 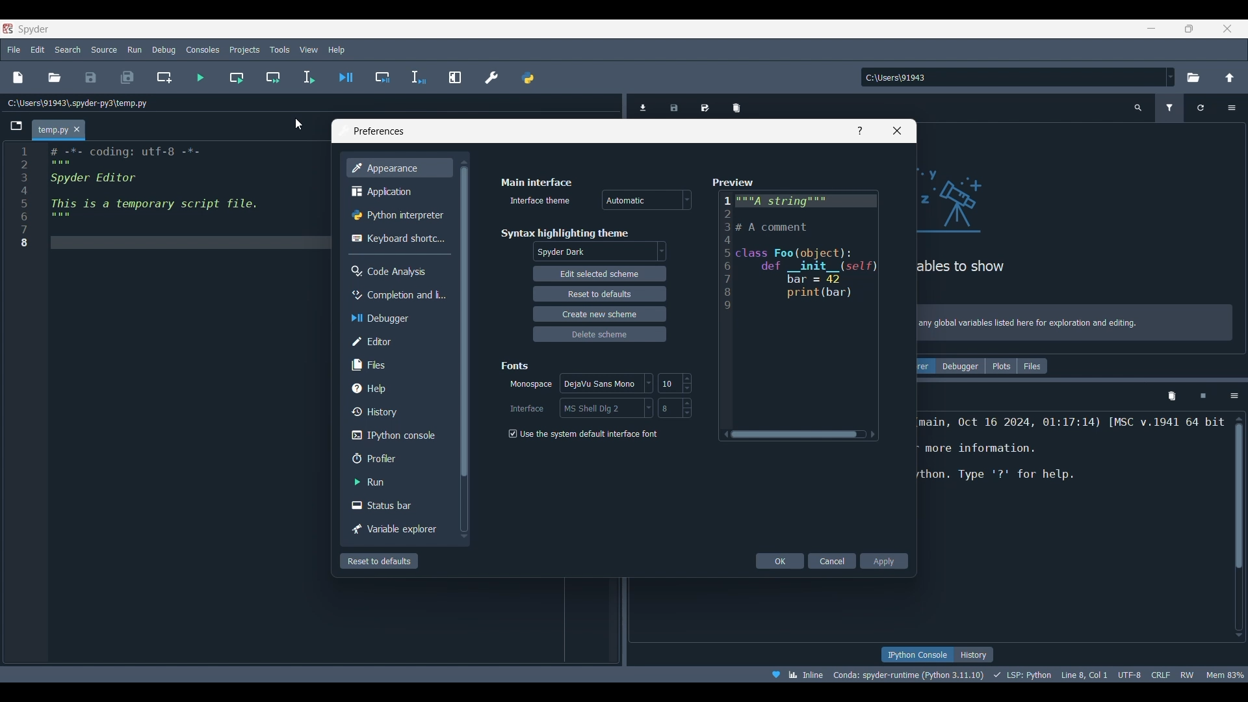 I want to click on Interface theme, so click(x=537, y=203).